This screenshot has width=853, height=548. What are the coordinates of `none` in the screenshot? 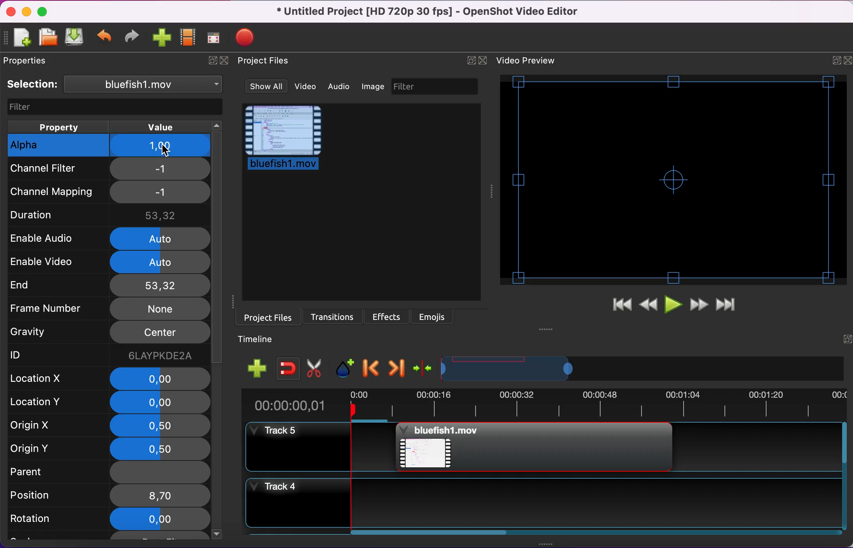 It's located at (159, 309).